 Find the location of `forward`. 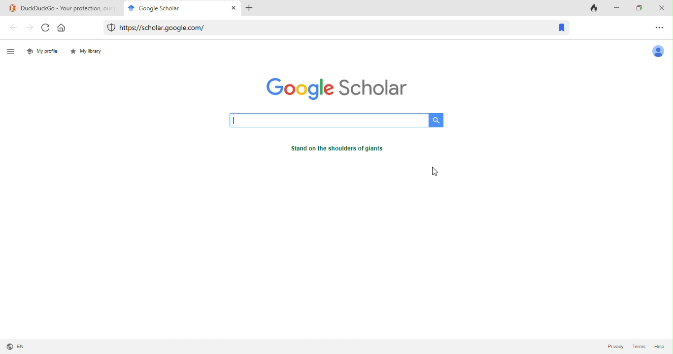

forward is located at coordinates (31, 29).